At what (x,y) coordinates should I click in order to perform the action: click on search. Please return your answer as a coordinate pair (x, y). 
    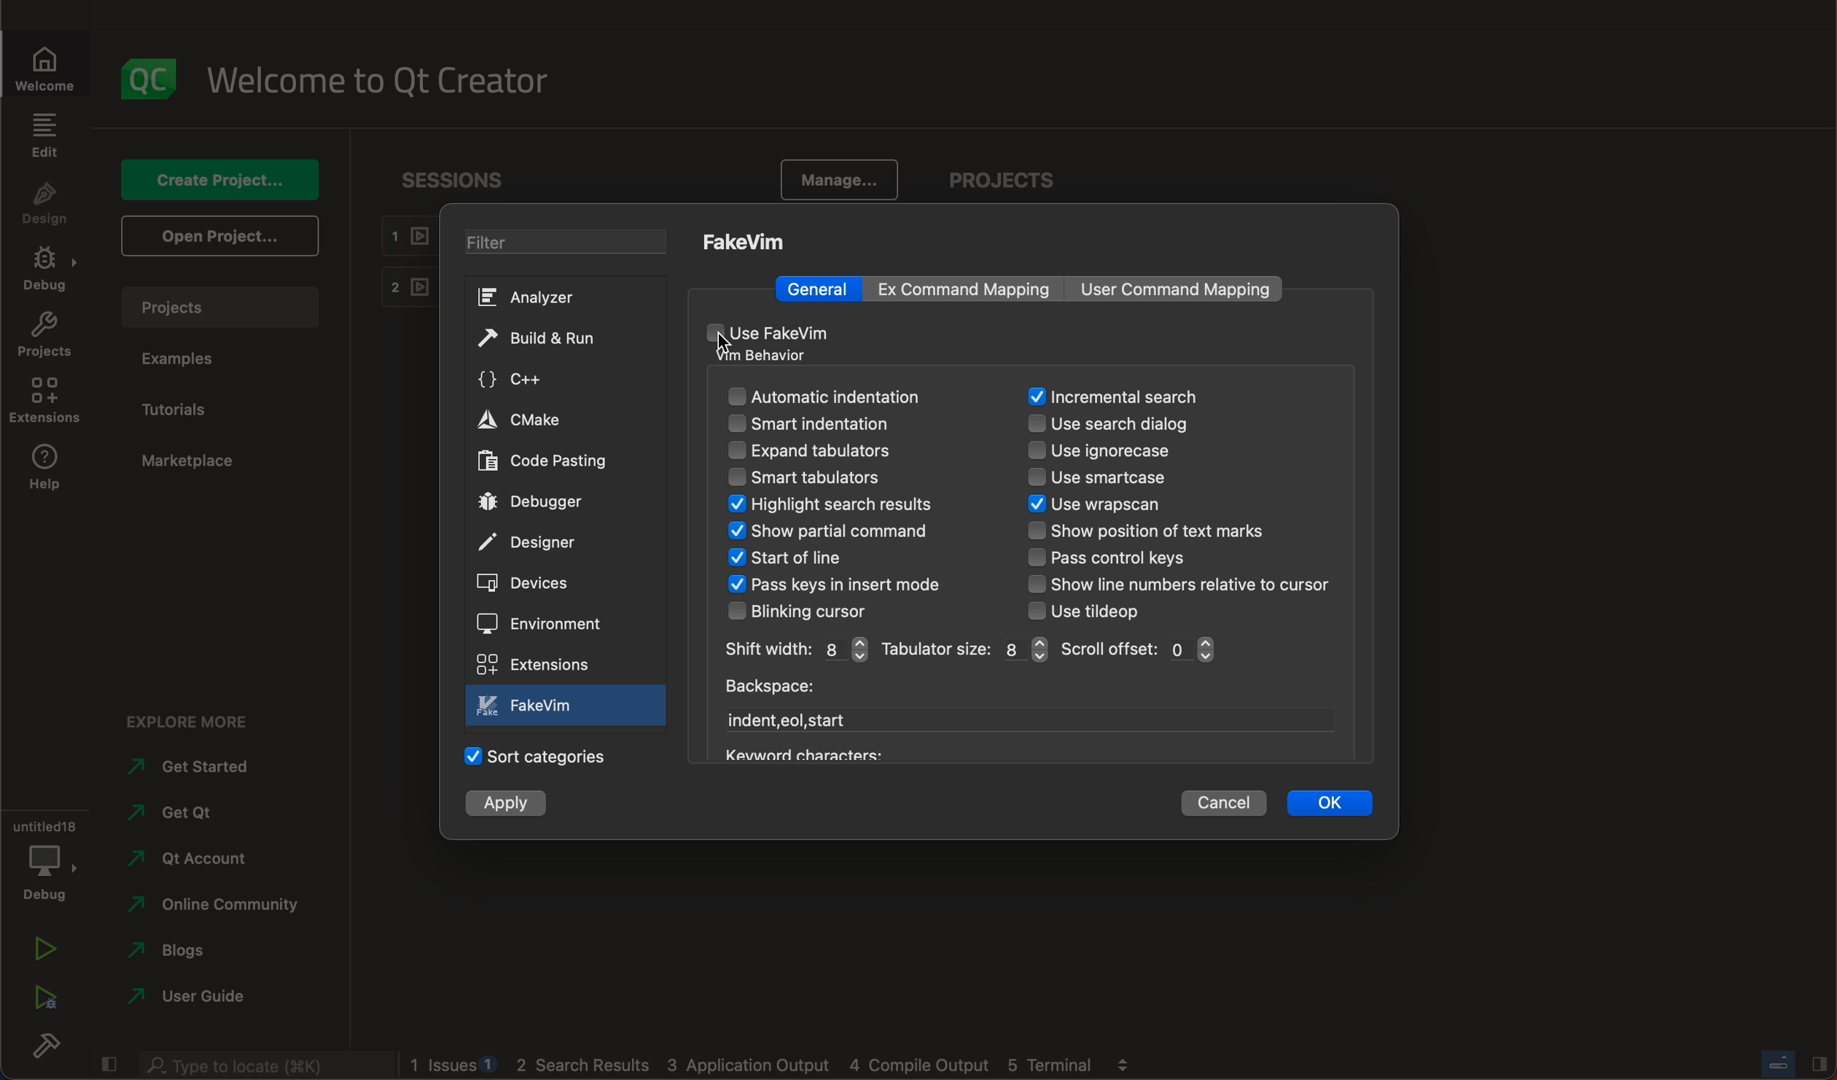
    Looking at the image, I should click on (1113, 397).